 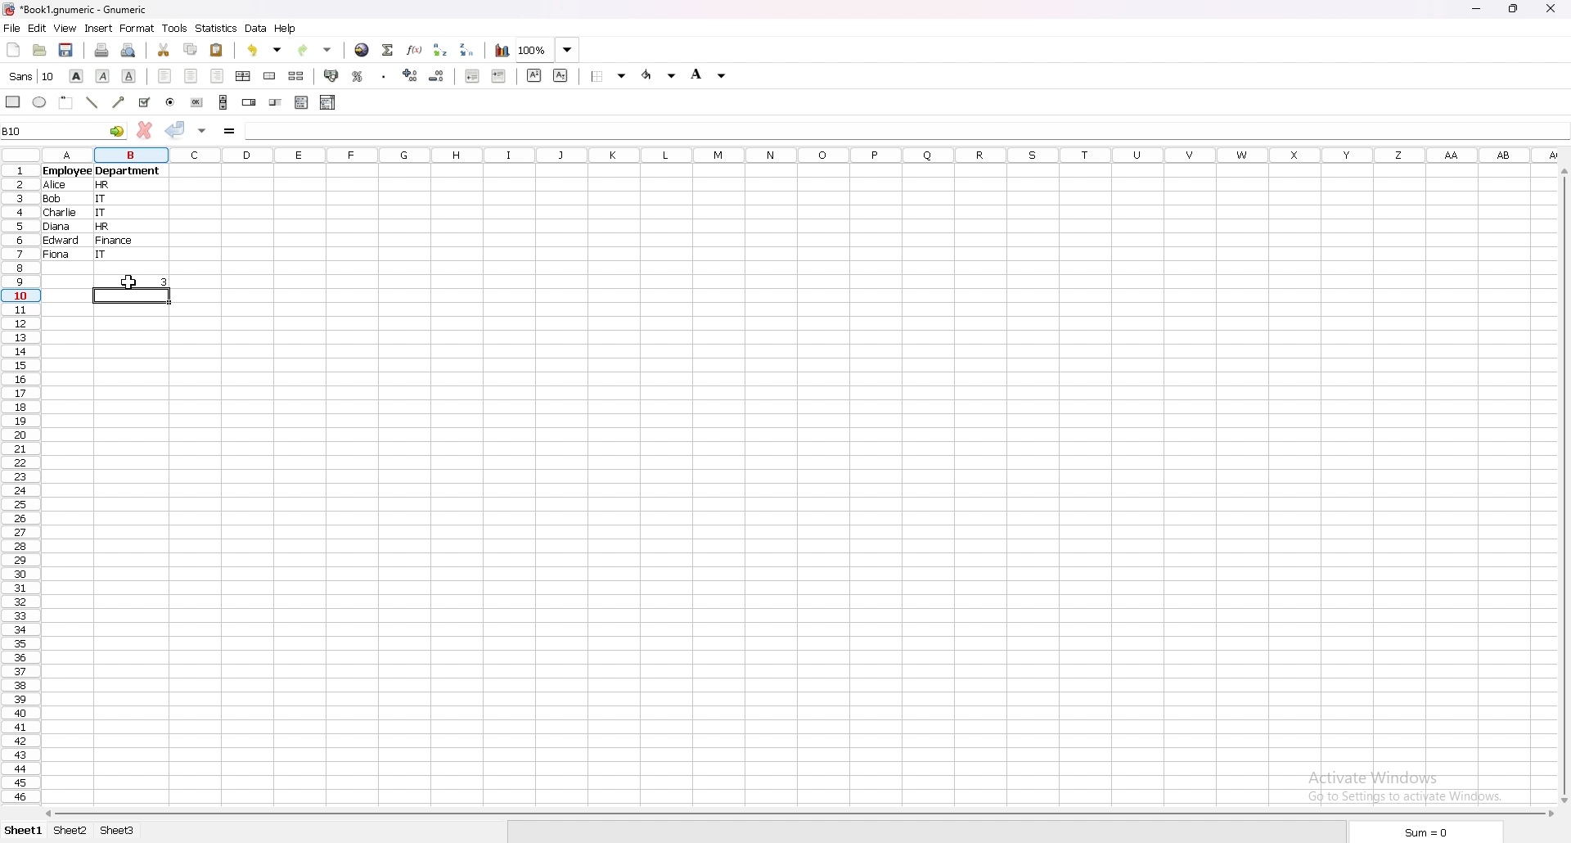 I want to click on file name, so click(x=77, y=10).